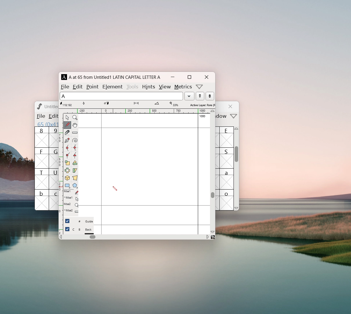  Describe the element at coordinates (148, 87) in the screenshot. I see `hints` at that location.